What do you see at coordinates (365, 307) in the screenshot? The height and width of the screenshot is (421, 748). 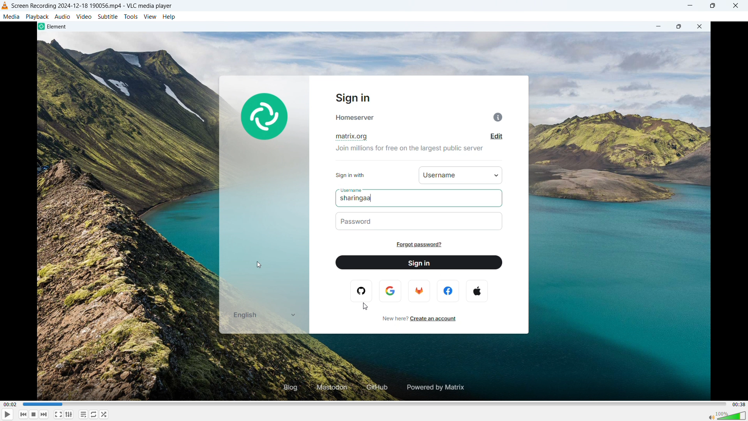 I see `cursor` at bounding box center [365, 307].